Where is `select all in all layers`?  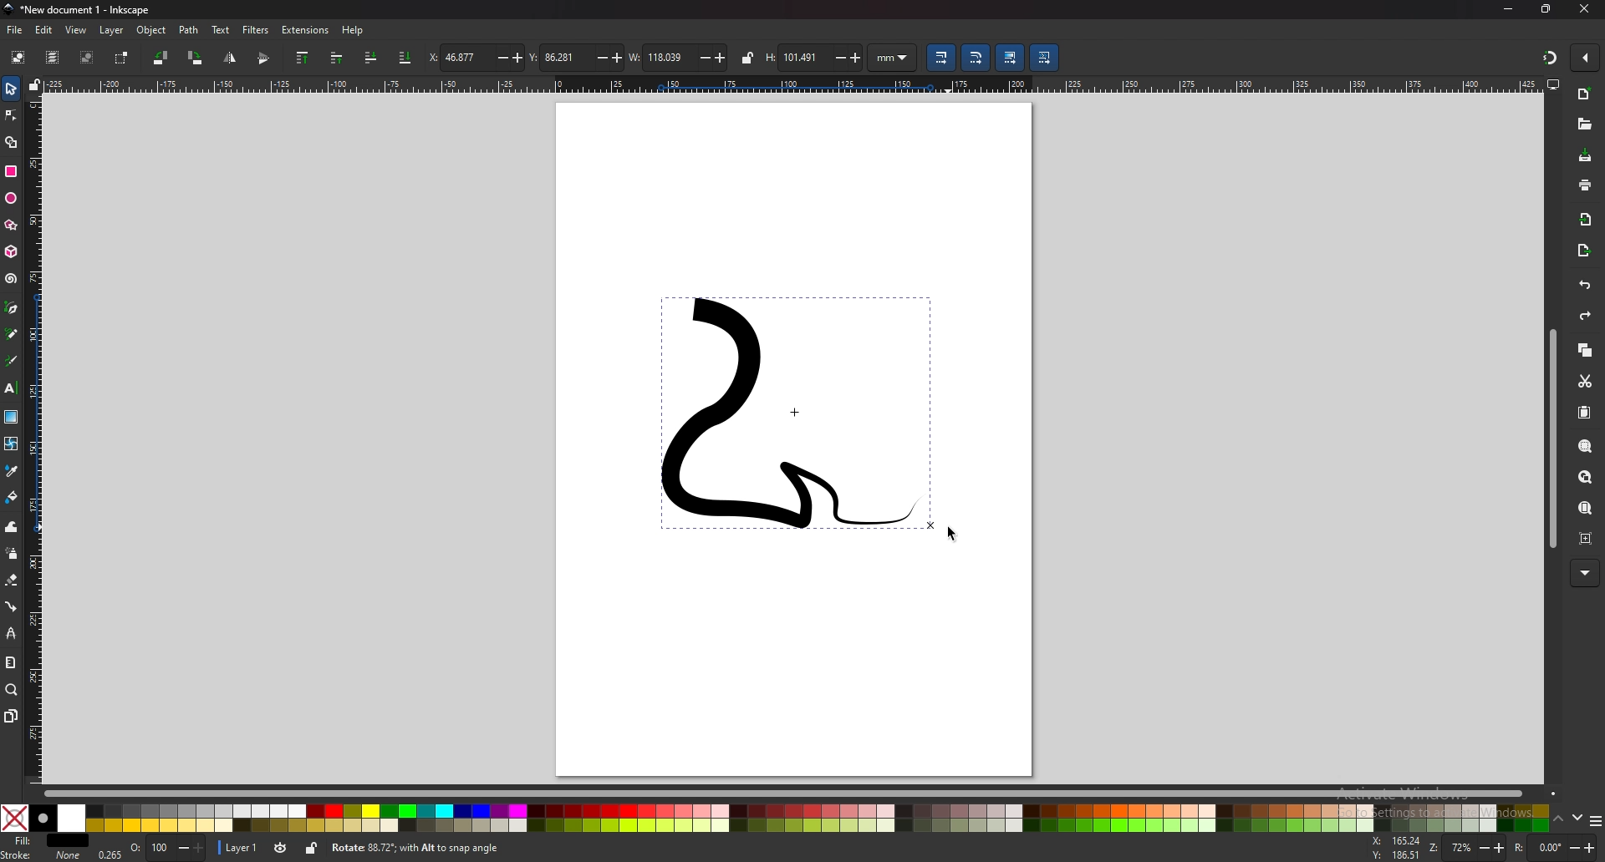
select all in all layers is located at coordinates (52, 57).